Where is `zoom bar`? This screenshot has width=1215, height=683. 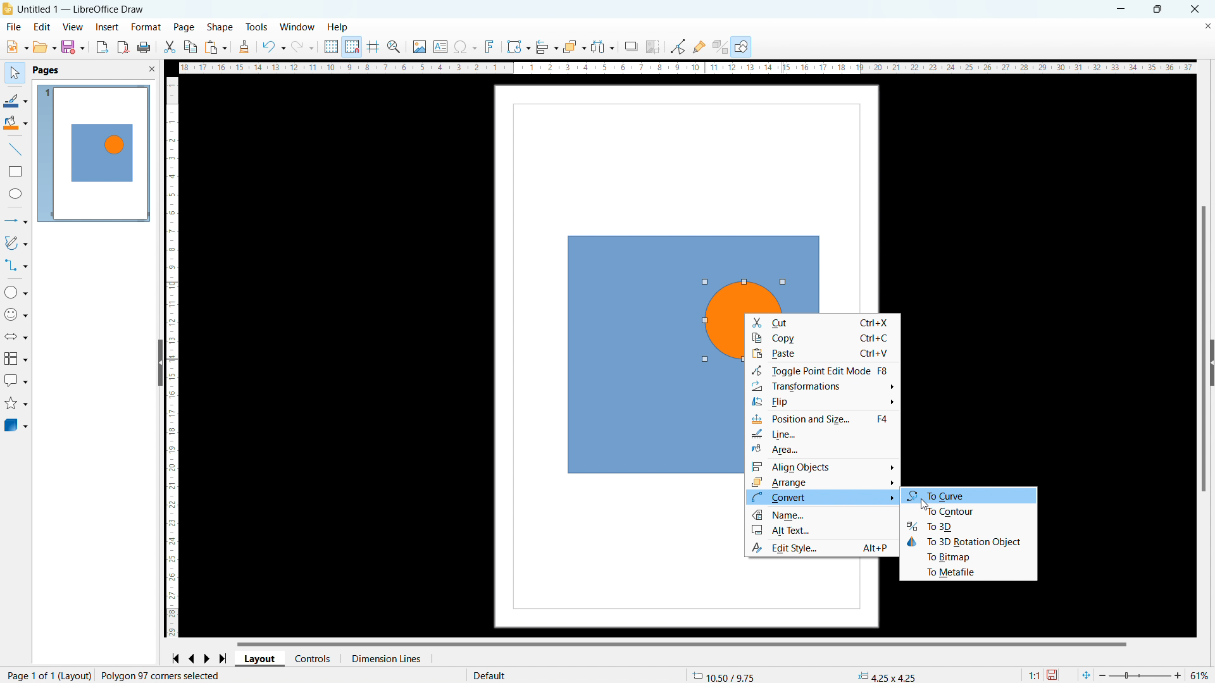 zoom bar is located at coordinates (1143, 674).